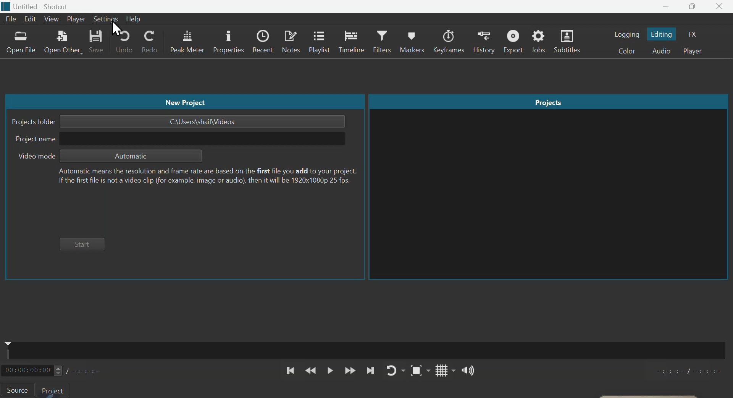 This screenshot has height=398, width=733. What do you see at coordinates (10, 20) in the screenshot?
I see `File` at bounding box center [10, 20].